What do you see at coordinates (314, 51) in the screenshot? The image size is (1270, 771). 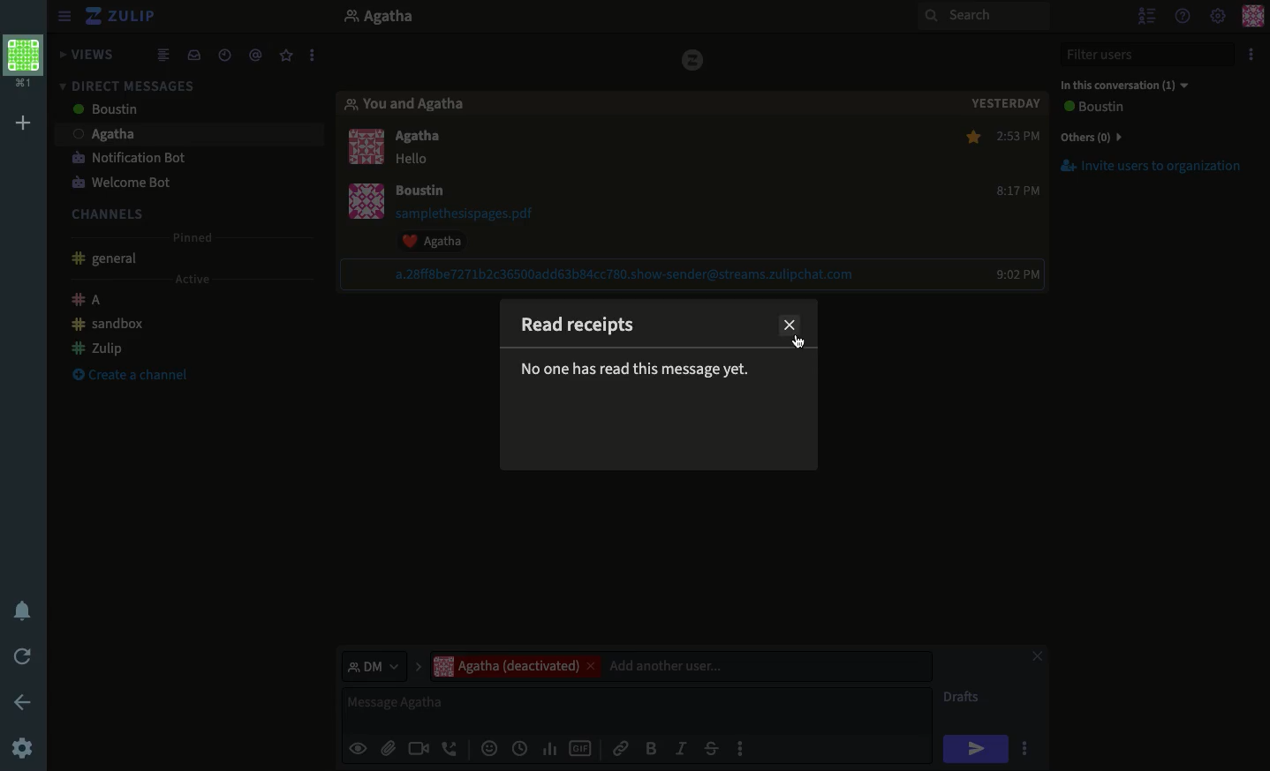 I see `options` at bounding box center [314, 51].